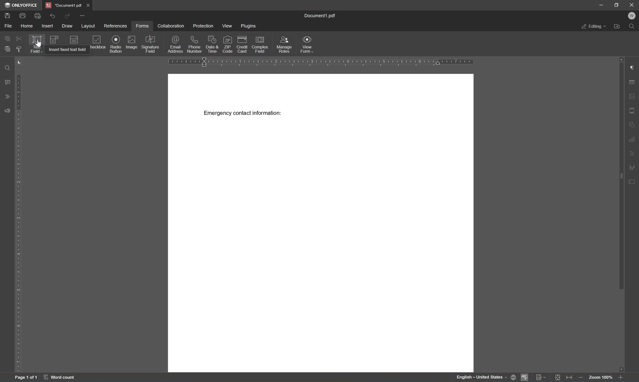  What do you see at coordinates (633, 181) in the screenshot?
I see `form settings` at bounding box center [633, 181].